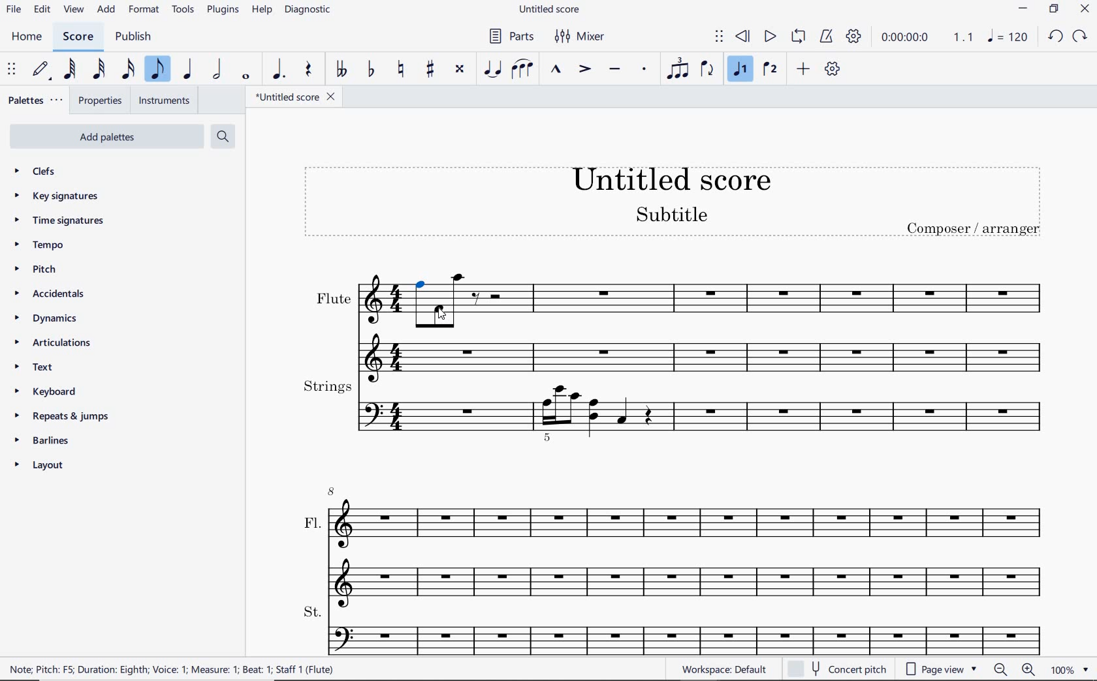 This screenshot has width=1097, height=681. I want to click on zoom out or zoom in, so click(1013, 670).